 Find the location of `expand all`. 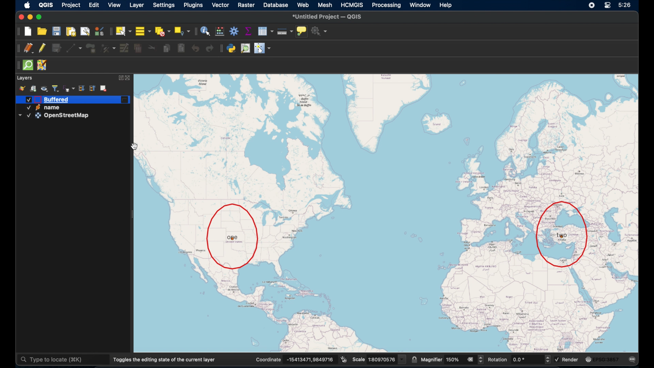

expand all is located at coordinates (81, 89).